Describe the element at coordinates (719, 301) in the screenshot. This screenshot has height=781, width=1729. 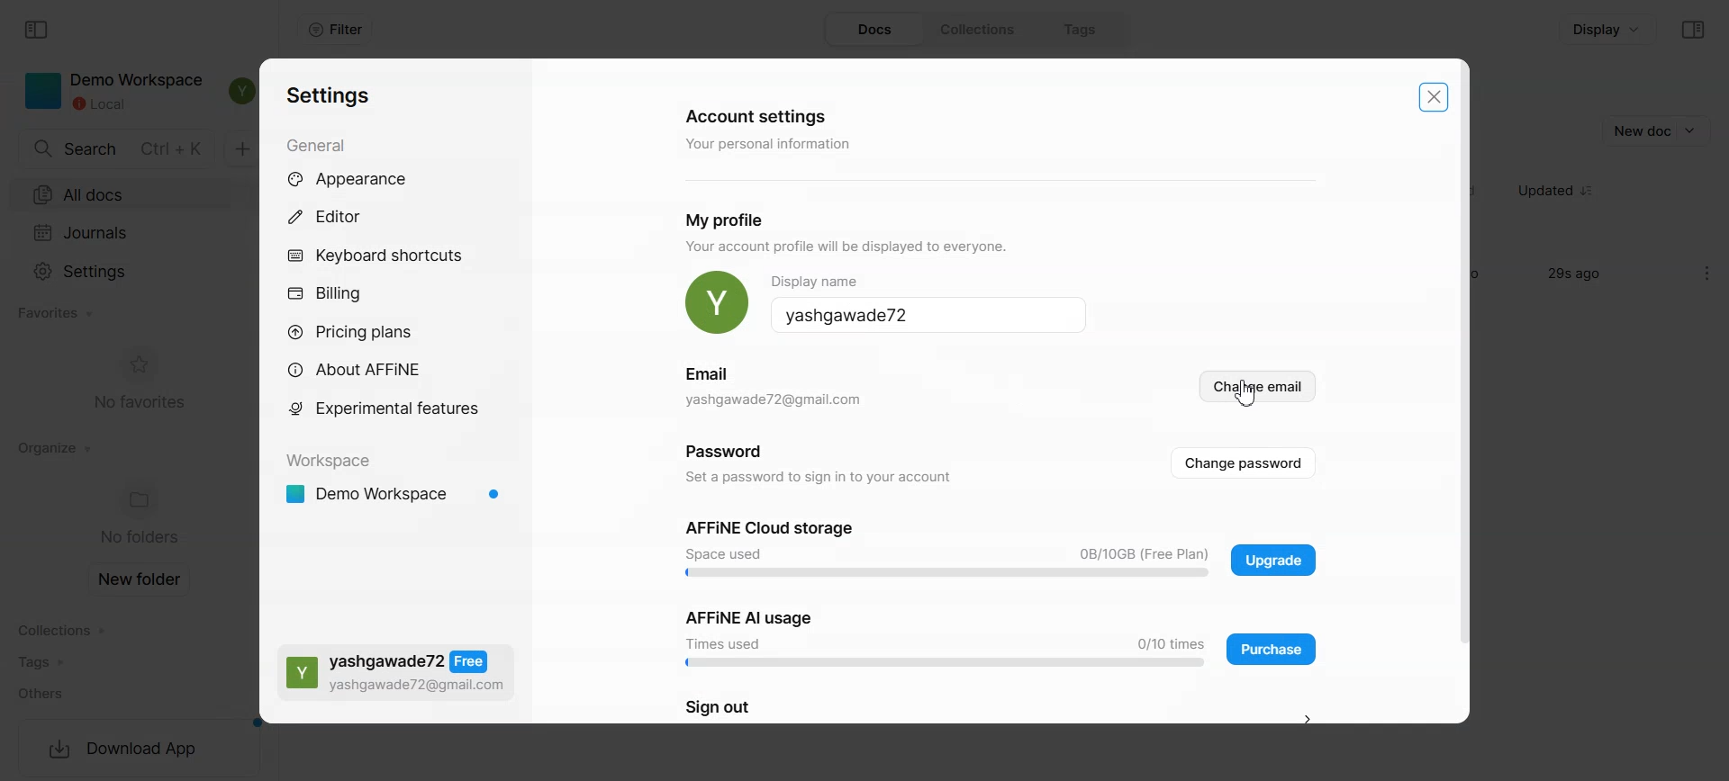
I see `Replace Photo` at that location.